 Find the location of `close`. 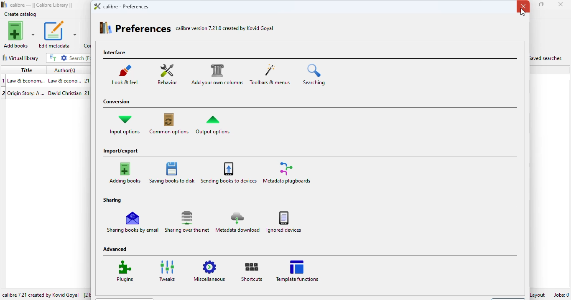

close is located at coordinates (523, 7).